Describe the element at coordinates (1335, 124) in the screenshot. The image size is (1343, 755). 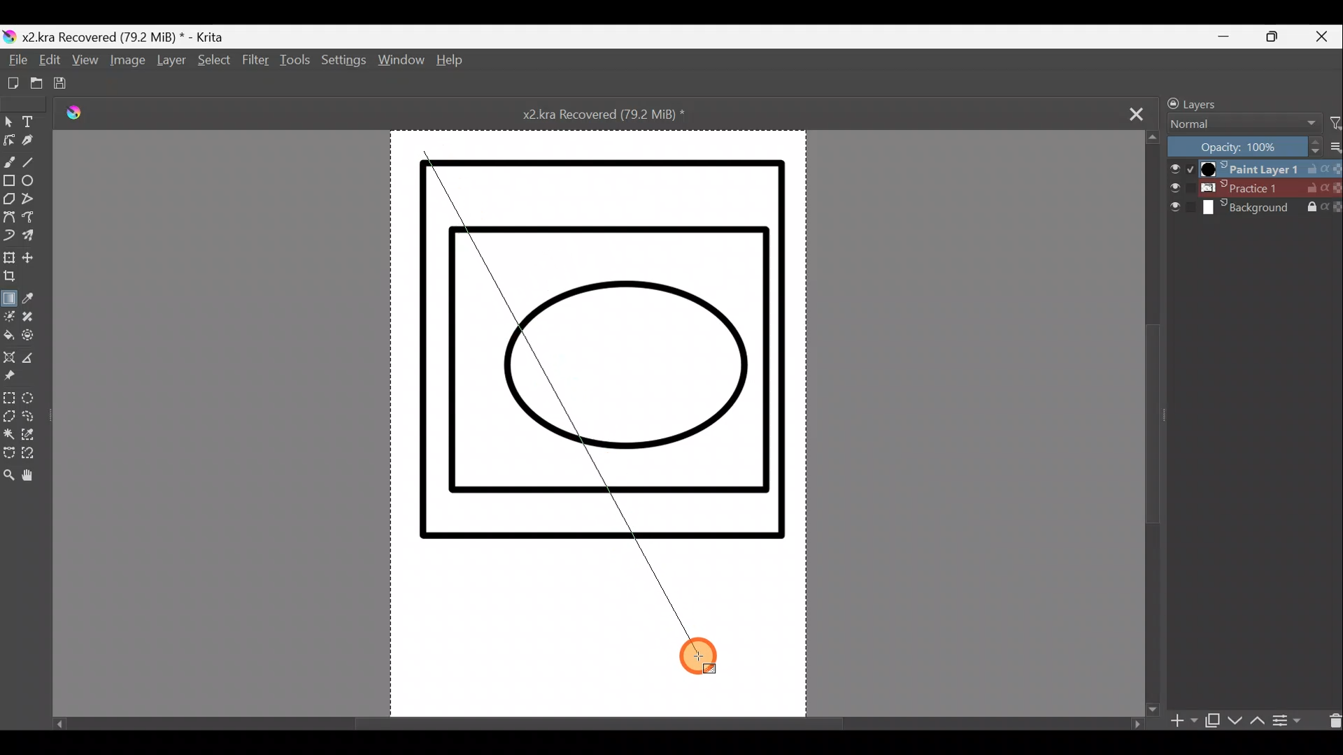
I see `Filter` at that location.